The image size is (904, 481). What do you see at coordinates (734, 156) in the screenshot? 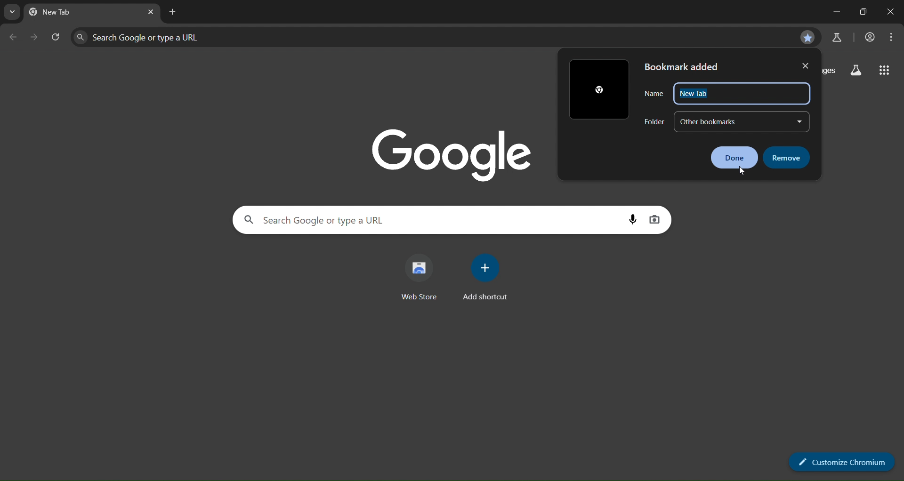
I see `done` at bounding box center [734, 156].